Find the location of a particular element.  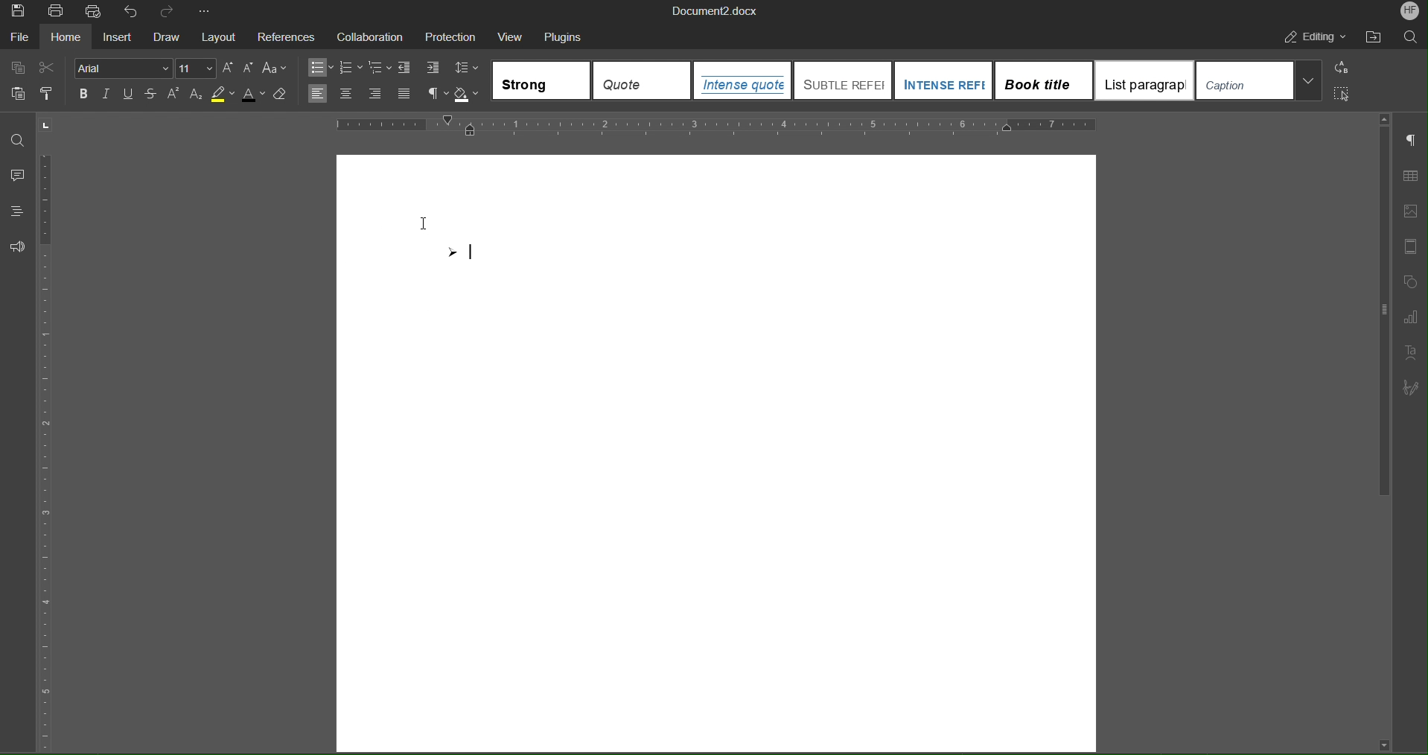

Line Spacing is located at coordinates (468, 64).